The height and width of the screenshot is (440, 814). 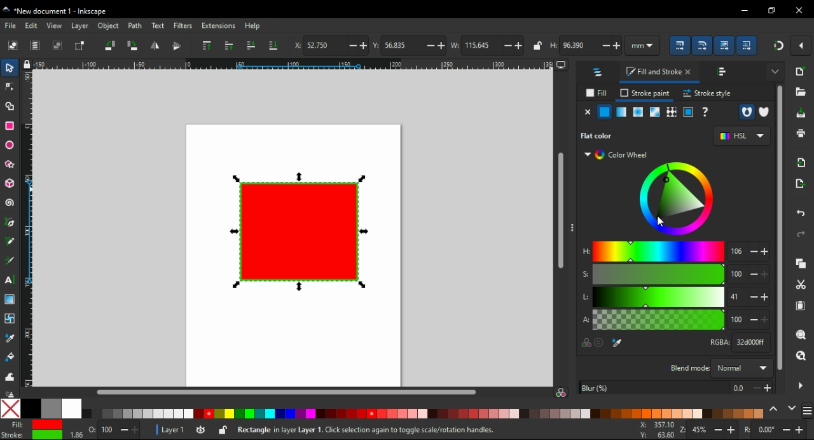 What do you see at coordinates (111, 46) in the screenshot?
I see `object rotate 90 CCW ` at bounding box center [111, 46].